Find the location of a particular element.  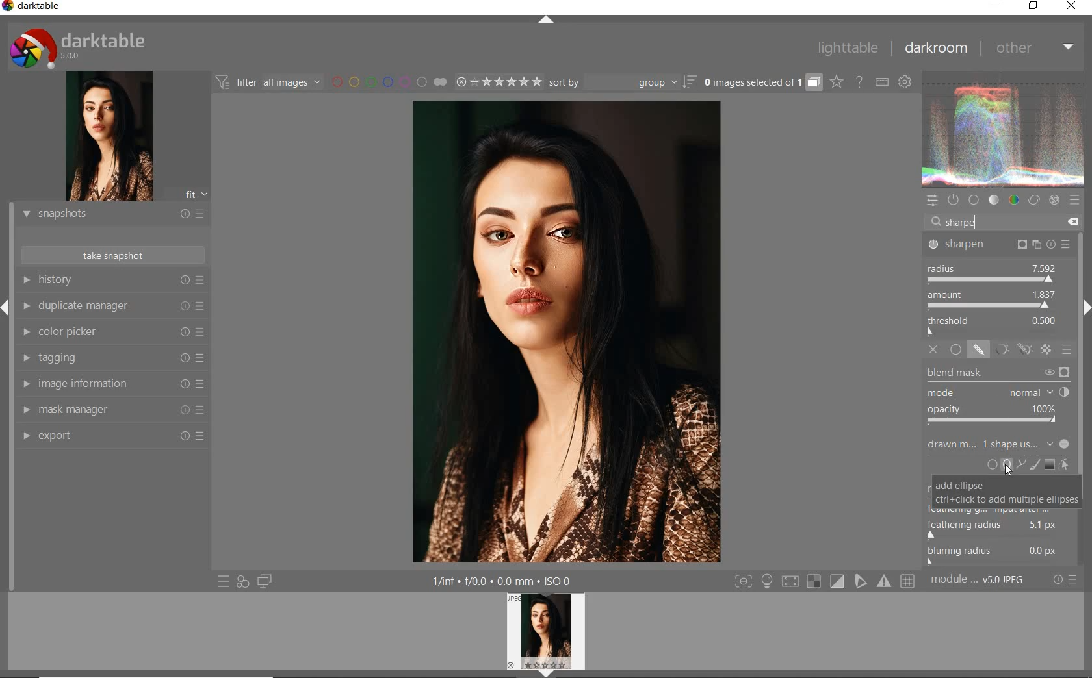

enable online help is located at coordinates (859, 81).